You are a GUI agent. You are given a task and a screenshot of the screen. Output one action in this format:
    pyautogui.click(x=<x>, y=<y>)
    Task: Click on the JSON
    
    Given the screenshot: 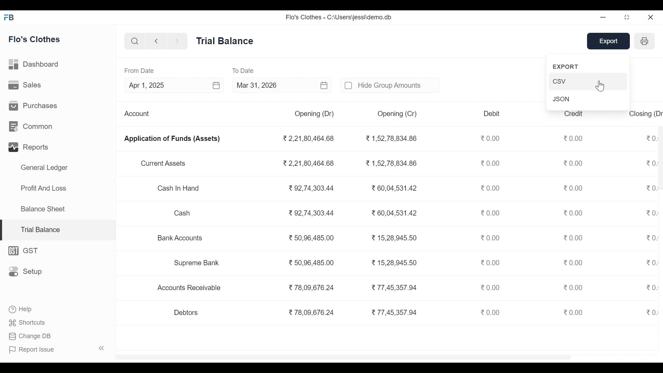 What is the action you would take?
    pyautogui.click(x=563, y=99)
    